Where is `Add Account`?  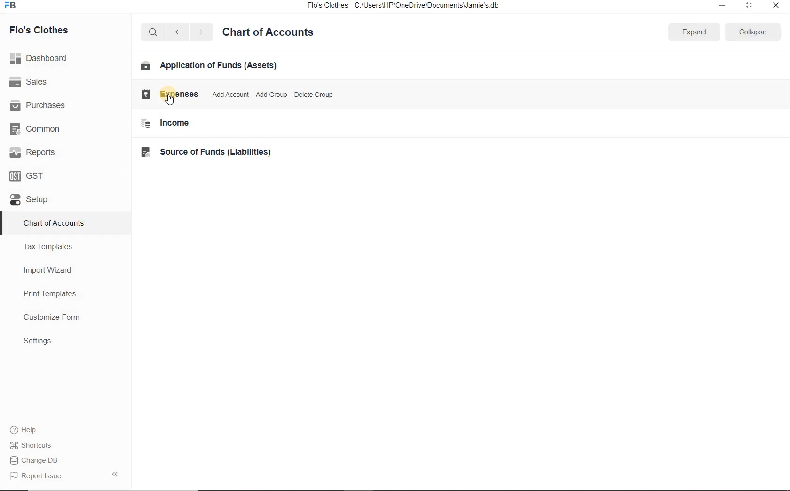 Add Account is located at coordinates (228, 95).